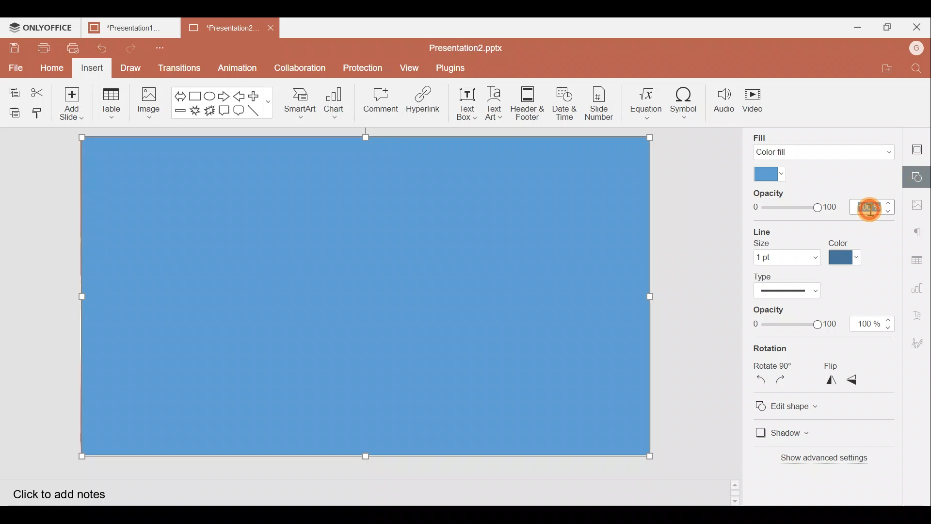 The height and width of the screenshot is (524, 931). Describe the element at coordinates (73, 104) in the screenshot. I see `Add slide` at that location.